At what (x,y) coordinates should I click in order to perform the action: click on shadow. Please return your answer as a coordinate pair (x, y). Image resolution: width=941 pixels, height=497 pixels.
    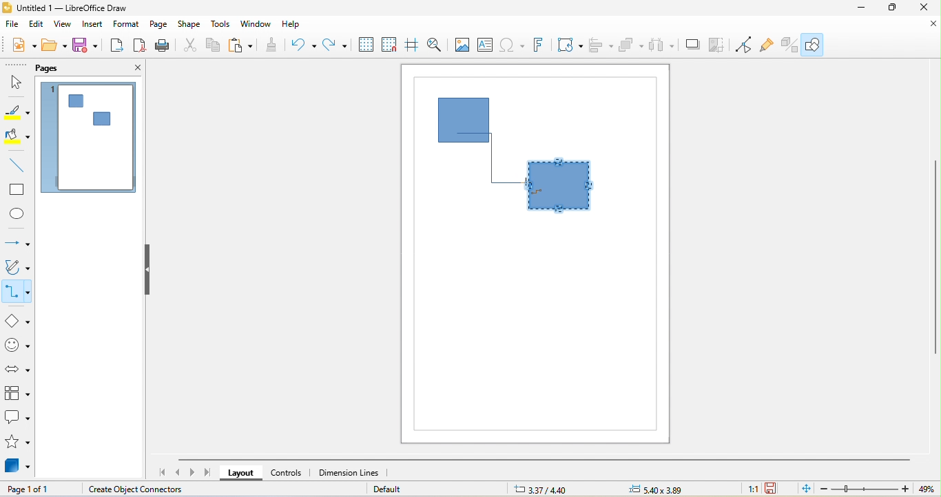
    Looking at the image, I should click on (691, 45).